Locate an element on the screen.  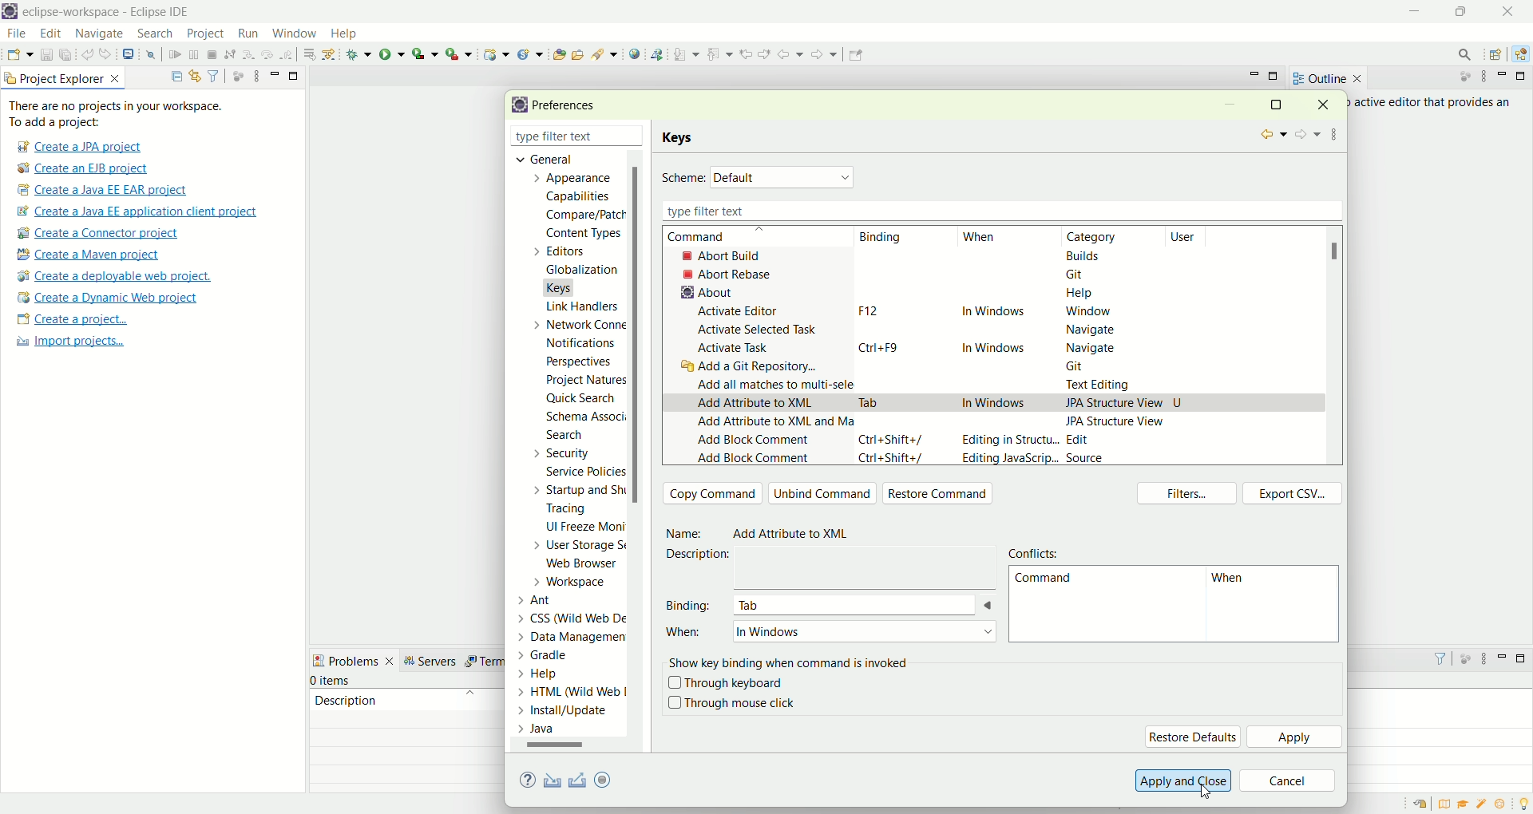
text editing is located at coordinates (1103, 385).